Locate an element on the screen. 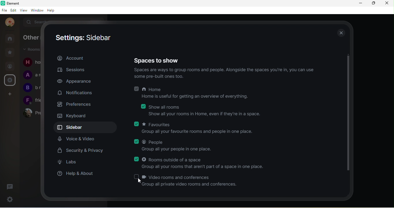 The height and width of the screenshot is (208, 394). vertical scroll bar is located at coordinates (348, 112).